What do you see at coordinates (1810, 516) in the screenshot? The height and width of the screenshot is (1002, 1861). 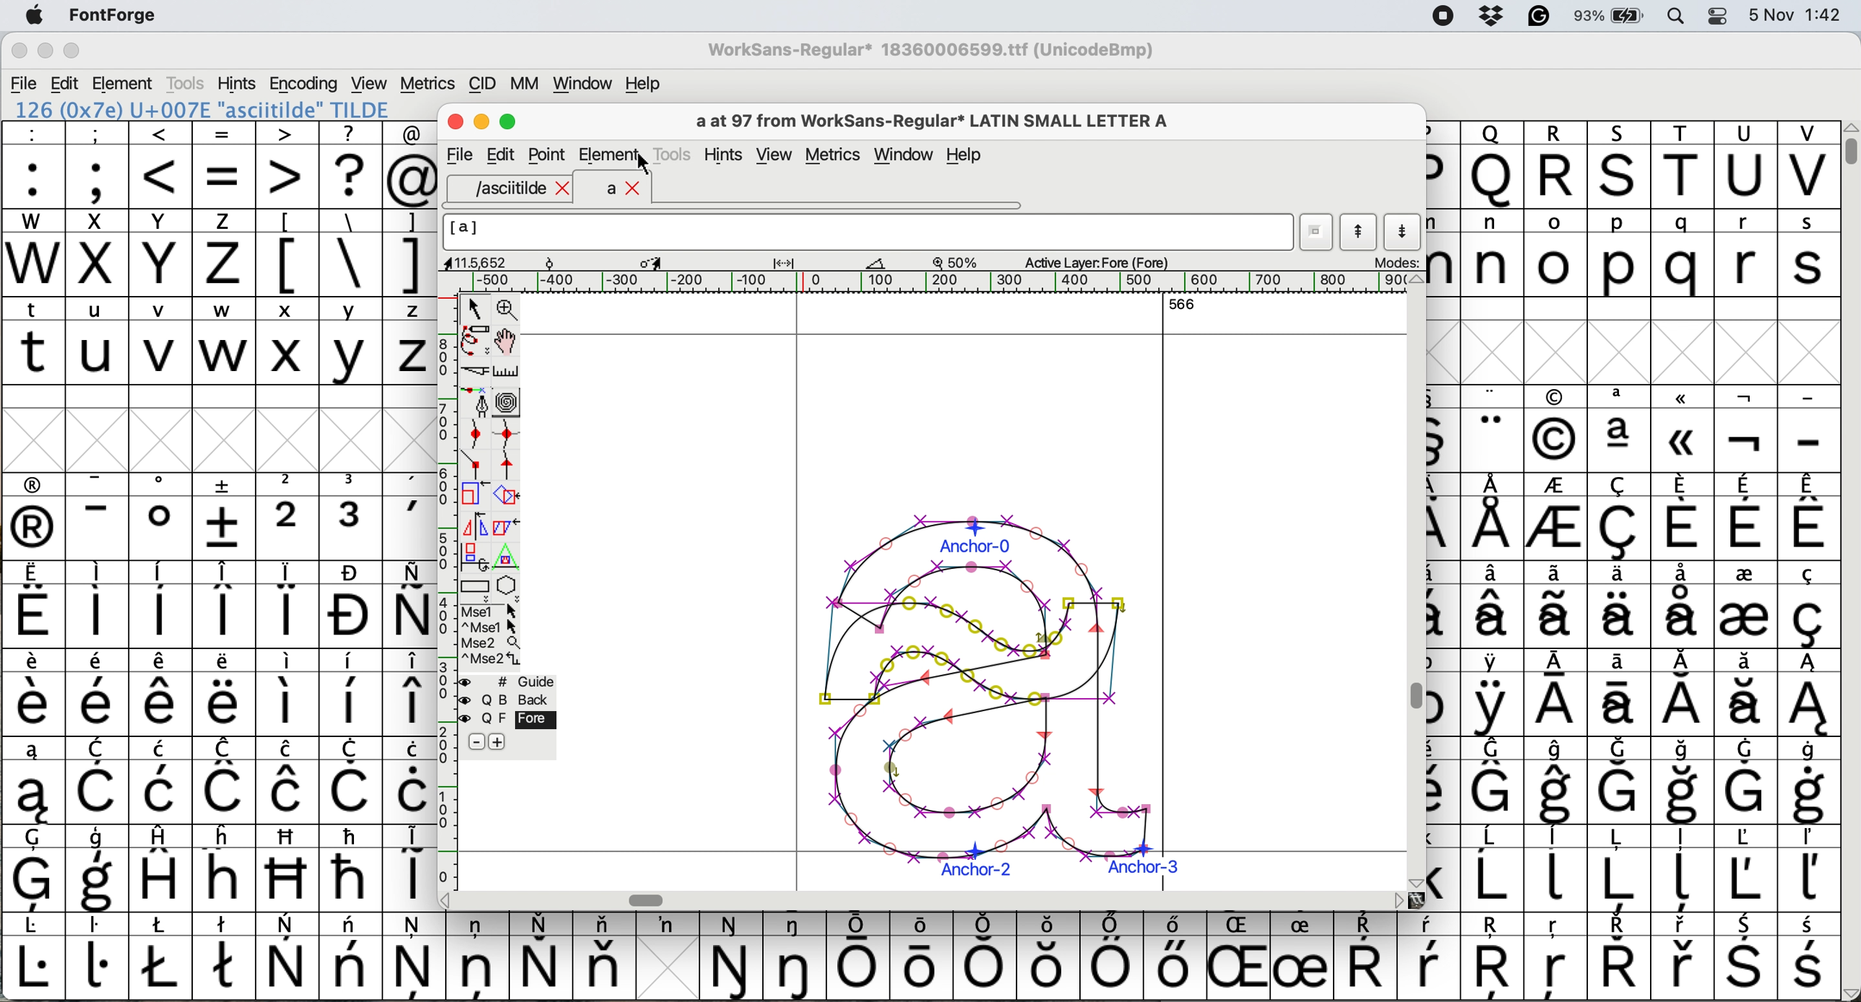 I see `symbol` at bounding box center [1810, 516].